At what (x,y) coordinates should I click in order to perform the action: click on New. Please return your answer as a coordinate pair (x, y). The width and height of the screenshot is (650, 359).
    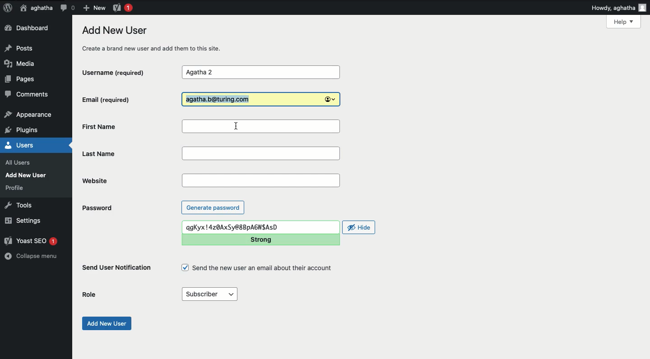
    Looking at the image, I should click on (94, 7).